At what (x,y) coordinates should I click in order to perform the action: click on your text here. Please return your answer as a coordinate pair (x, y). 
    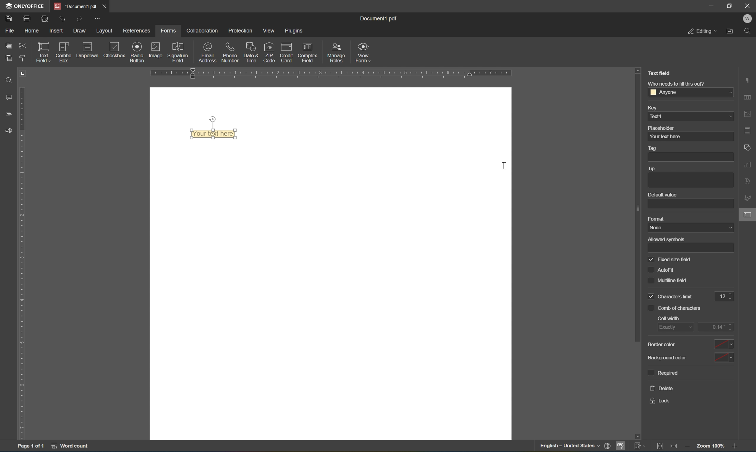
    Looking at the image, I should click on (213, 134).